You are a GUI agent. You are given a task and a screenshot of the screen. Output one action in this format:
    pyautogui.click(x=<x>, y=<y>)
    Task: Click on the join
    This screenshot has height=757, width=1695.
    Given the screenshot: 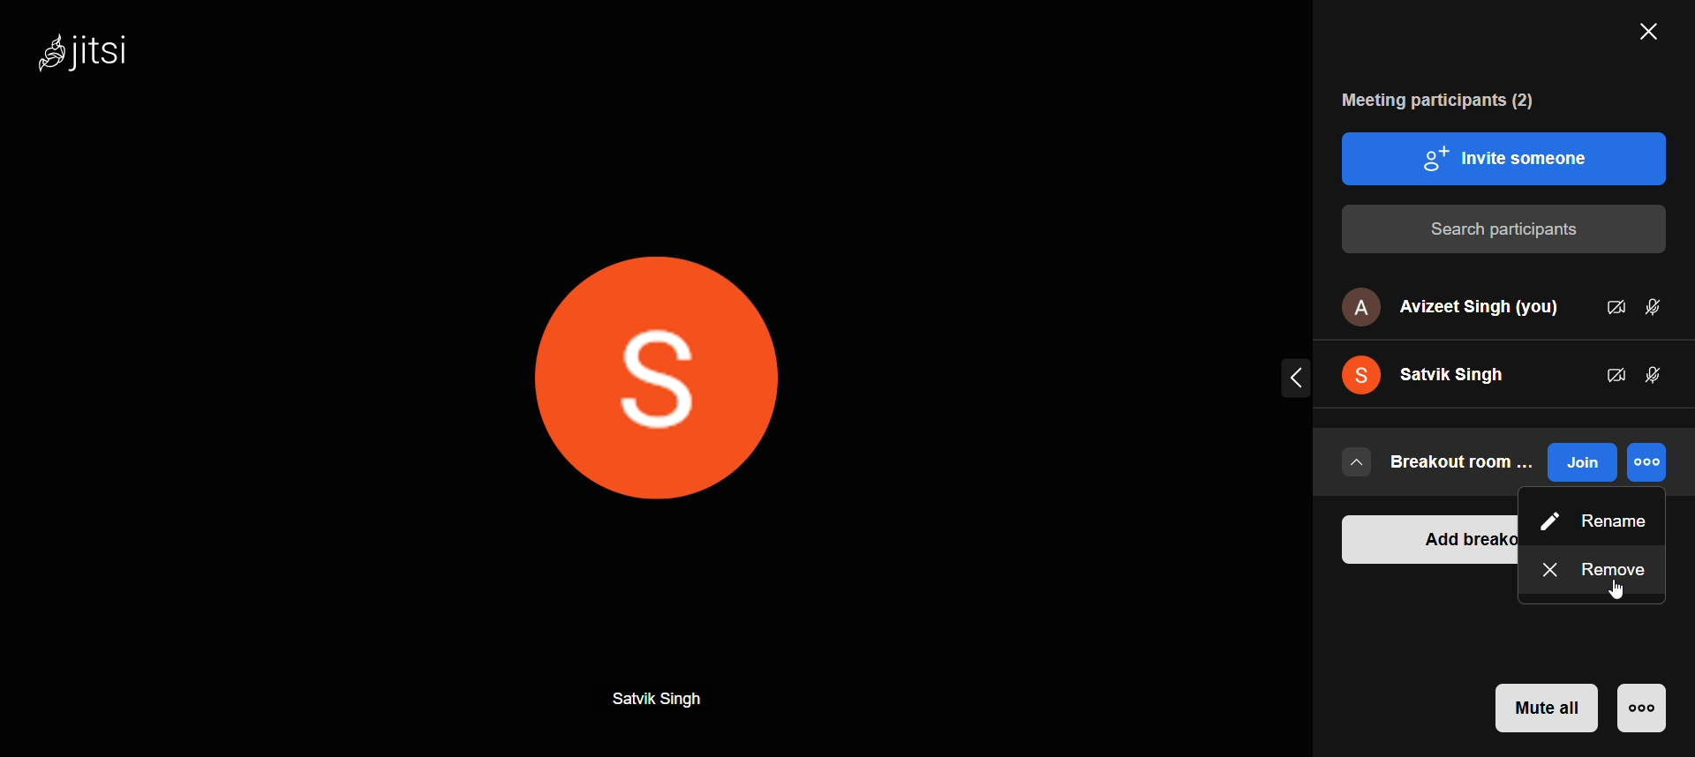 What is the action you would take?
    pyautogui.click(x=1581, y=463)
    